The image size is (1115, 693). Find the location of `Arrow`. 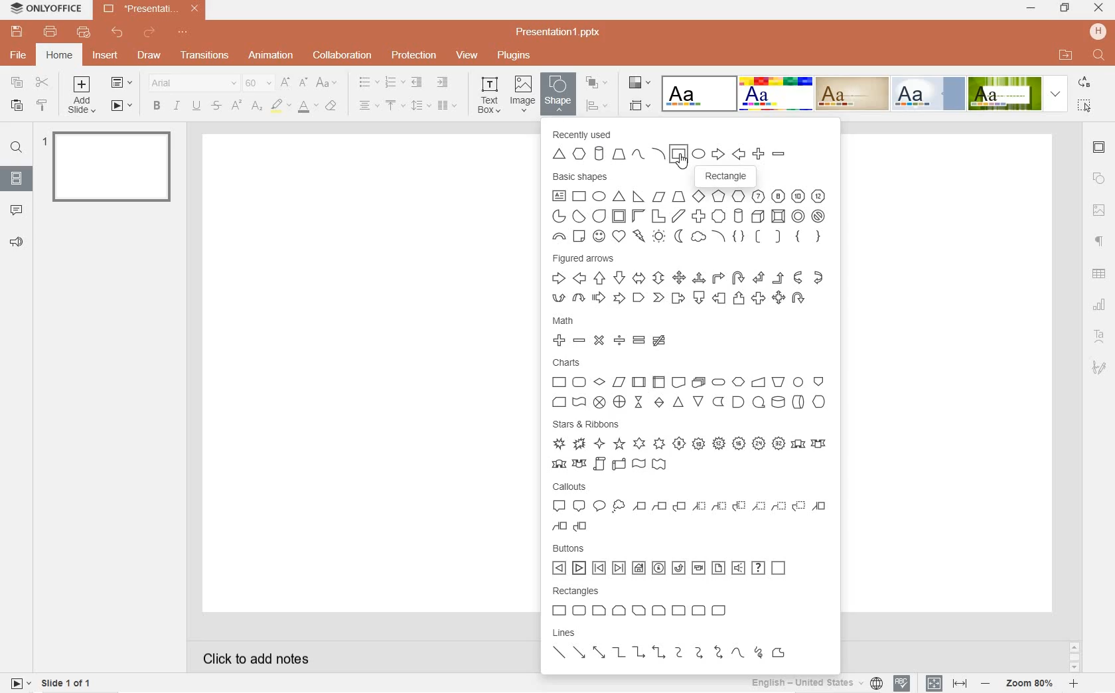

Arrow is located at coordinates (580, 654).